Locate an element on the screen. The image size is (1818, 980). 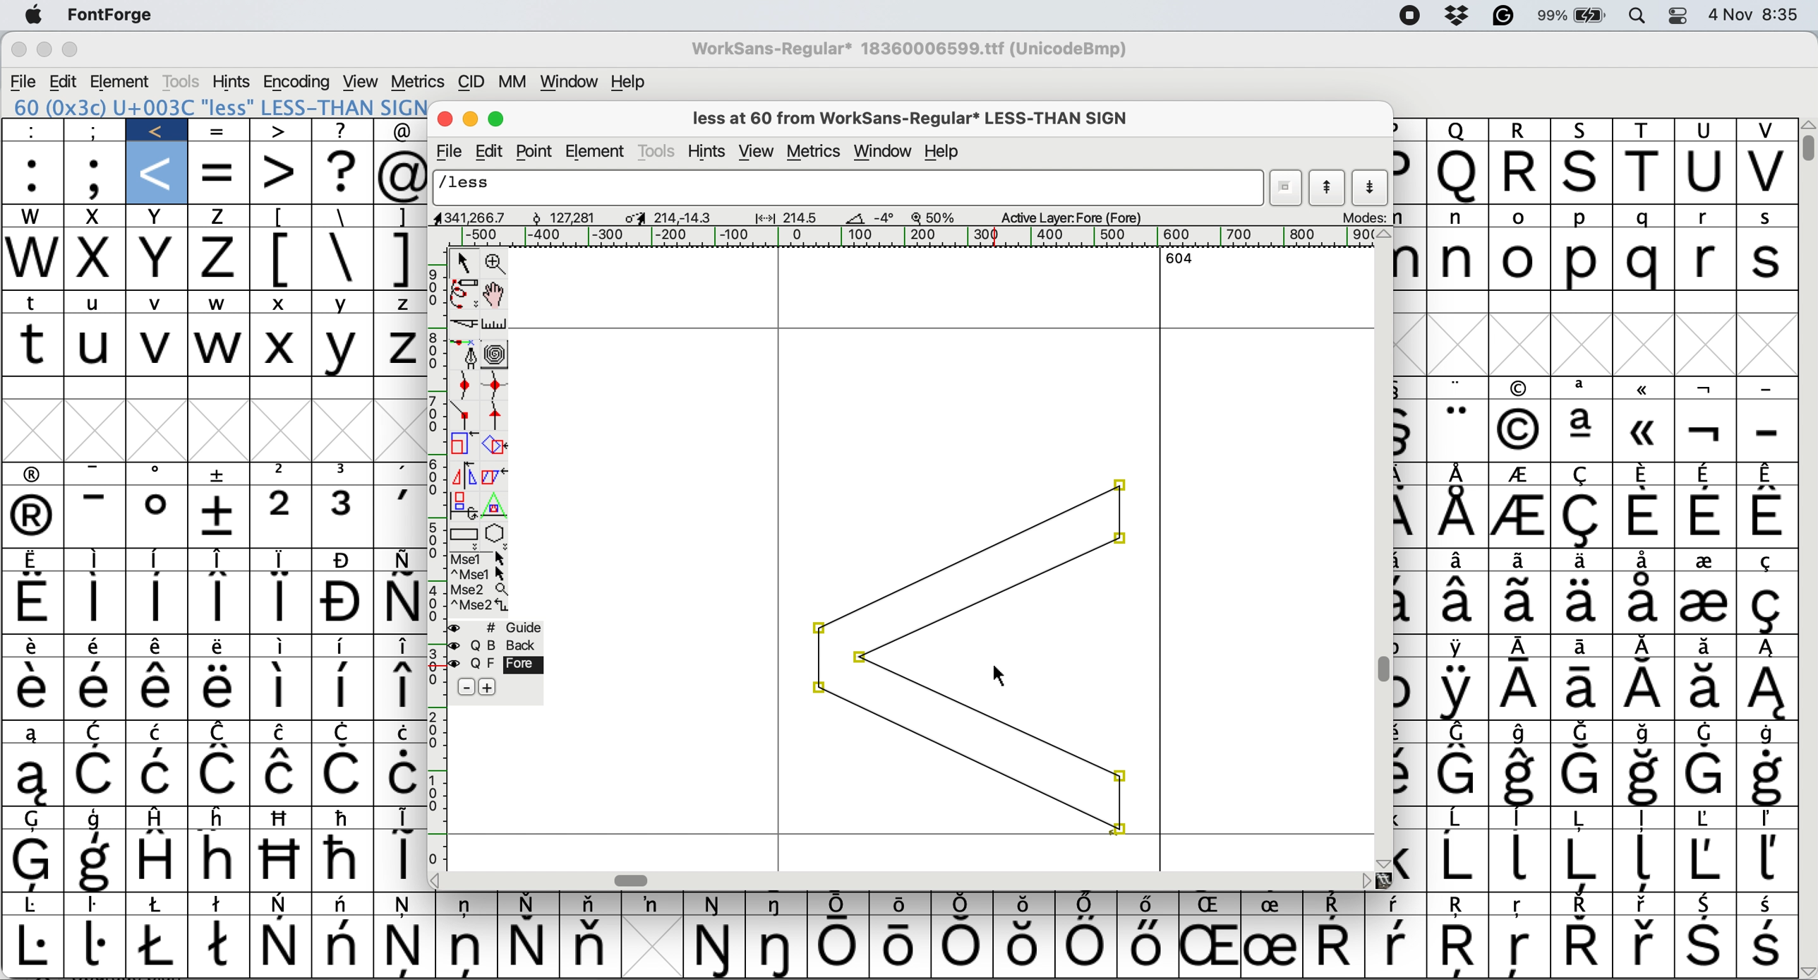
Symbol is located at coordinates (531, 902).